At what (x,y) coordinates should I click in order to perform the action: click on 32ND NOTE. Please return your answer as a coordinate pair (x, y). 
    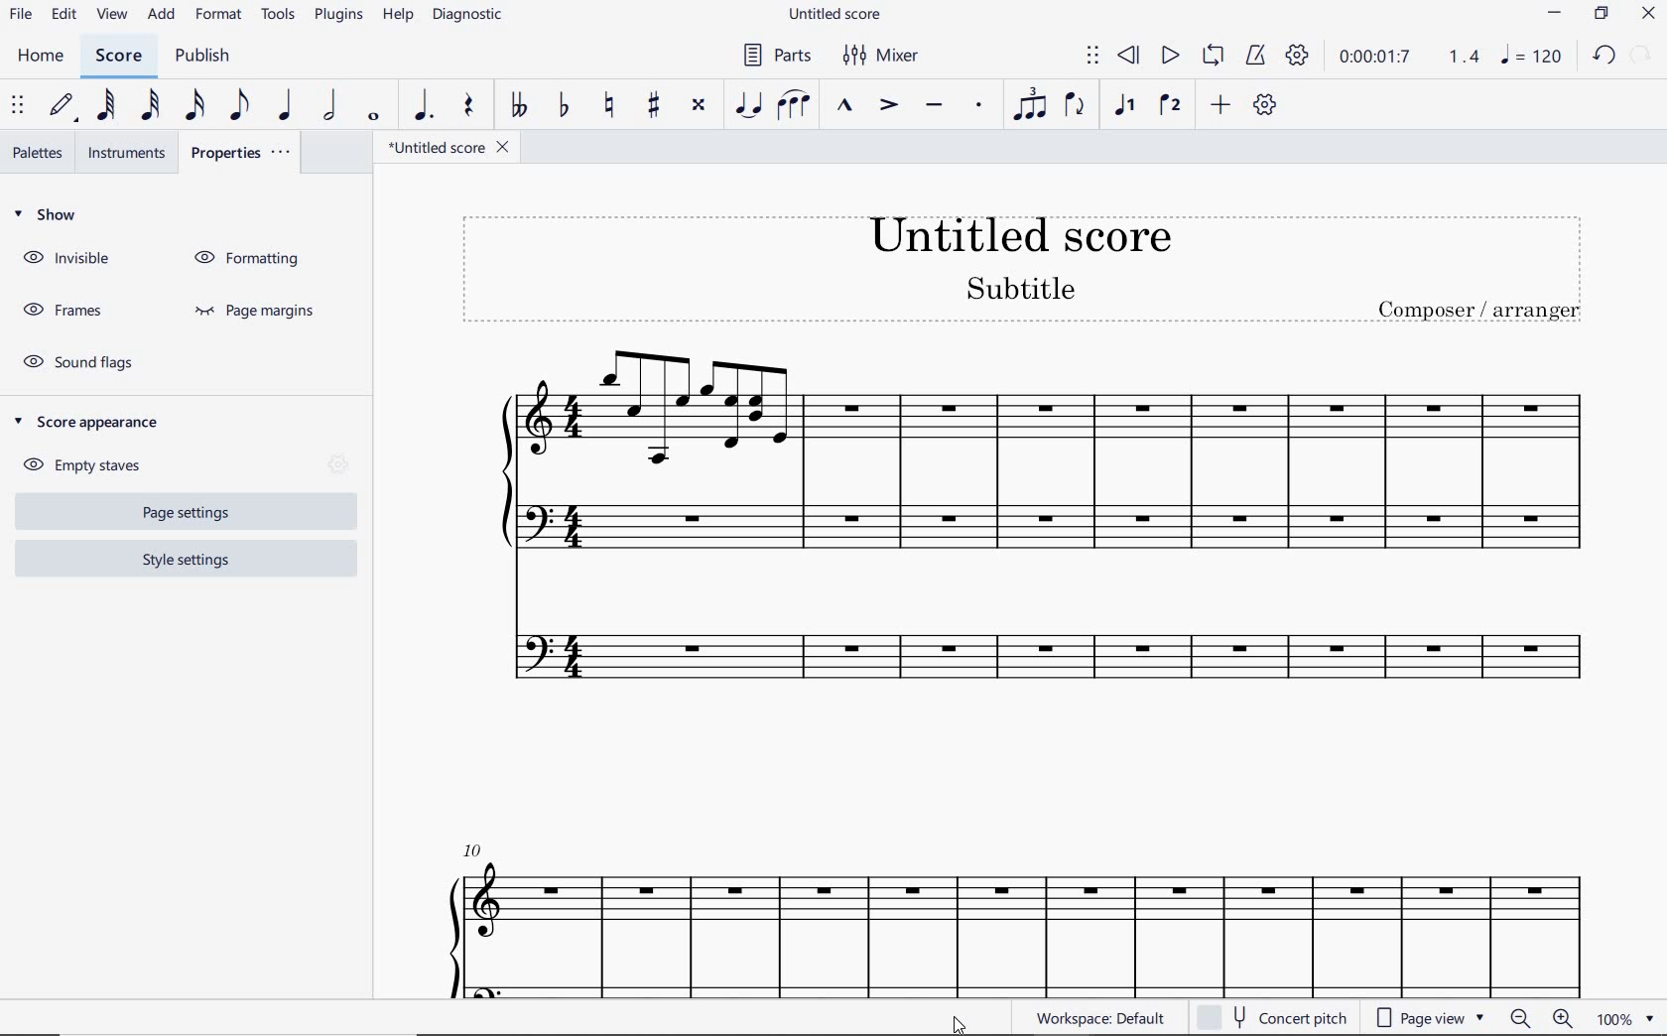
    Looking at the image, I should click on (154, 105).